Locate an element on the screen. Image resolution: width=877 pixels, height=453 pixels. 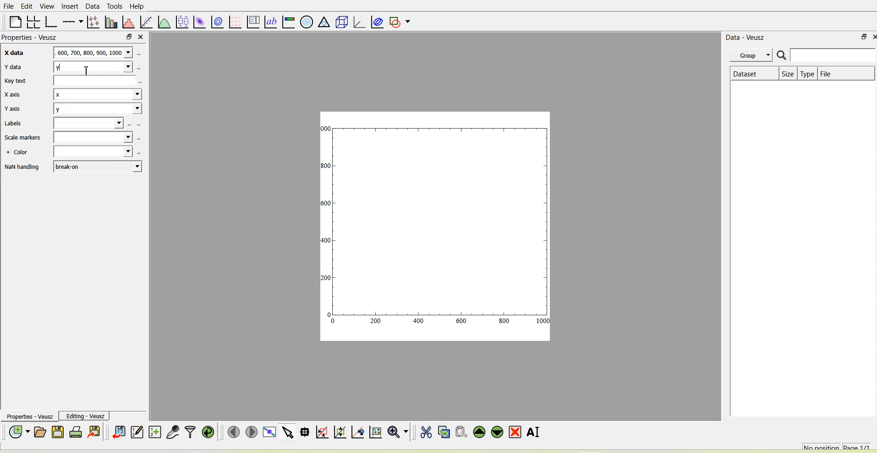
Add a shape to the plot is located at coordinates (399, 21).